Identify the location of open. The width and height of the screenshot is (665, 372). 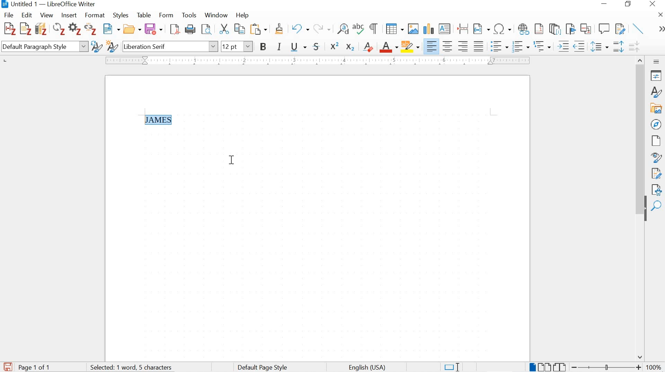
(132, 29).